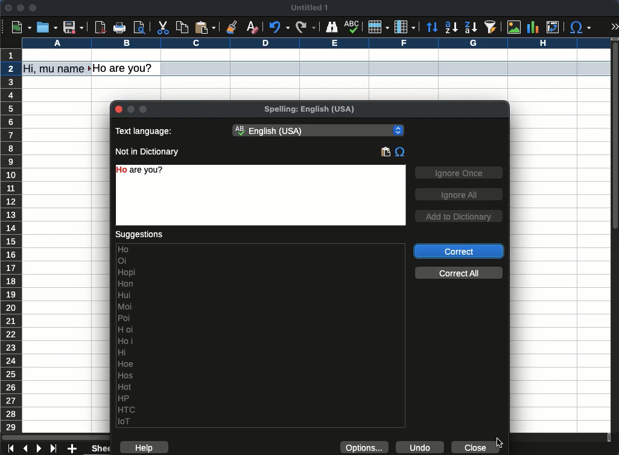 The image size is (619, 455). What do you see at coordinates (615, 236) in the screenshot?
I see `scroll` at bounding box center [615, 236].